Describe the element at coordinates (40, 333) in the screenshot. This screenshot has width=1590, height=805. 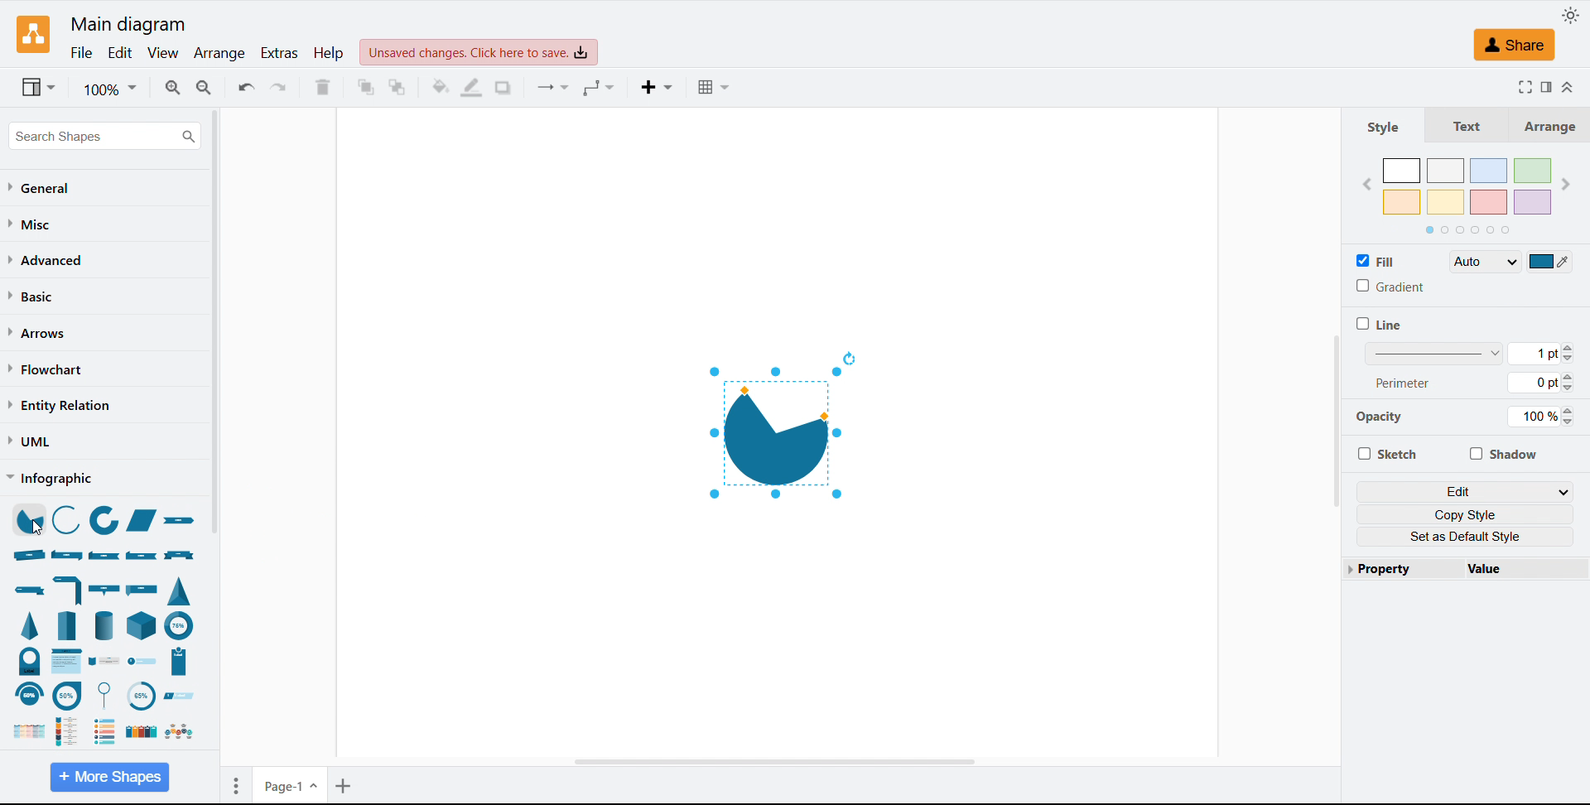
I see `Arrows ` at that location.